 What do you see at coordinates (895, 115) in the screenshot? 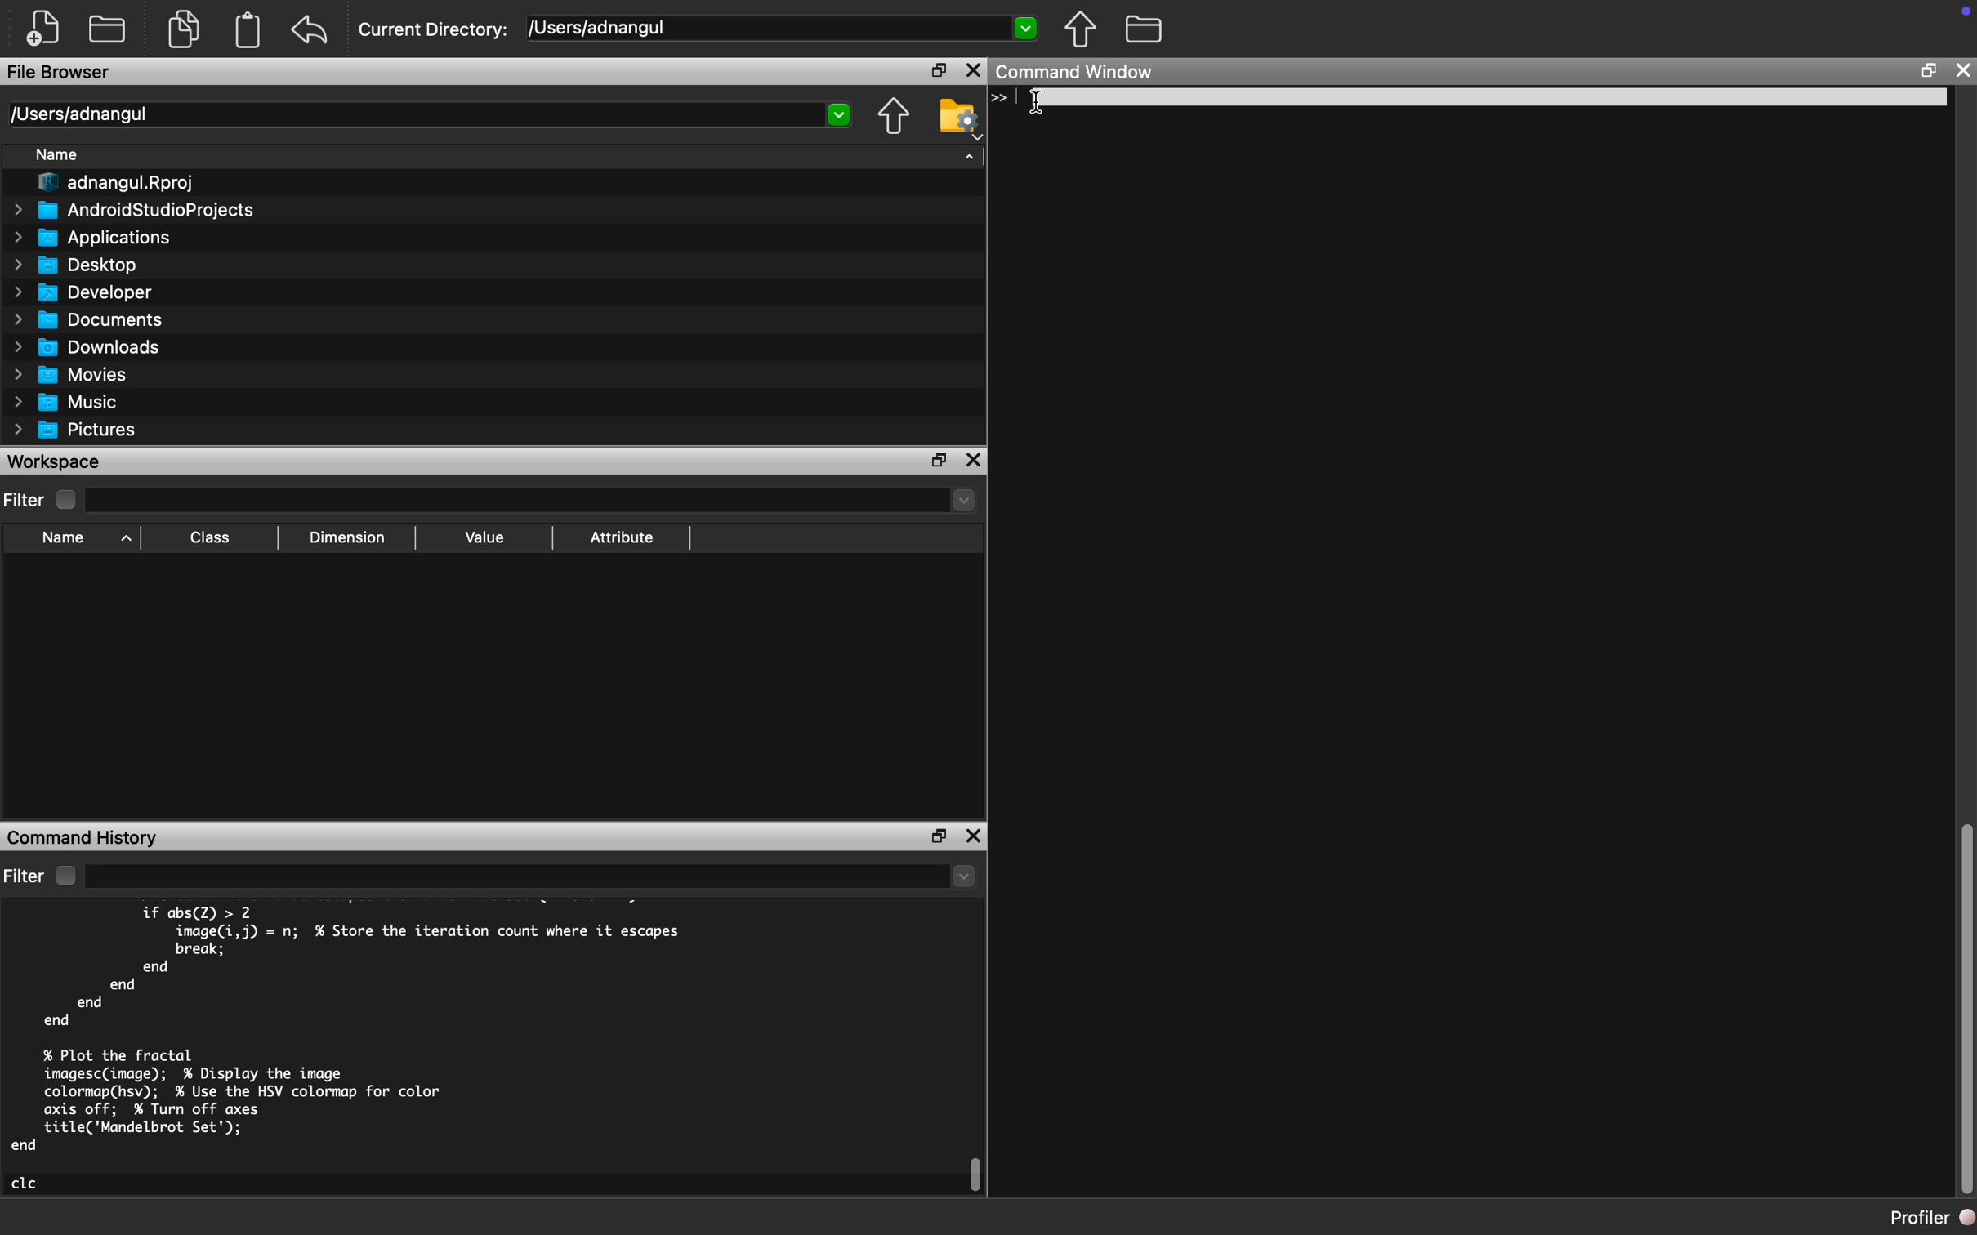
I see `Parent Directory` at bounding box center [895, 115].